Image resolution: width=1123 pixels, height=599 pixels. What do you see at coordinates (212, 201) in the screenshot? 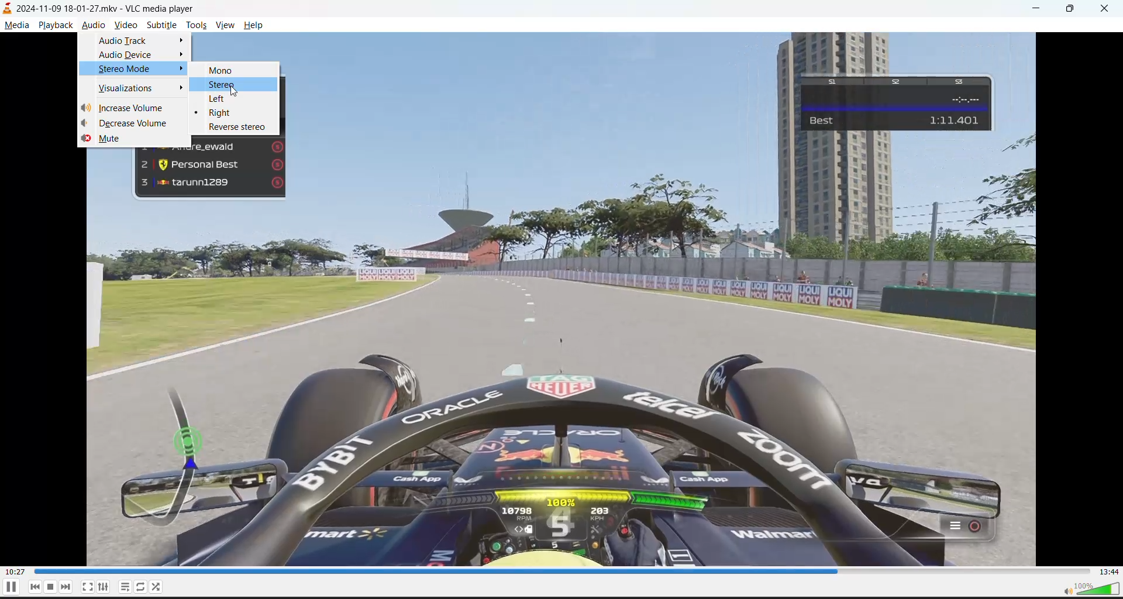
I see `preview` at bounding box center [212, 201].